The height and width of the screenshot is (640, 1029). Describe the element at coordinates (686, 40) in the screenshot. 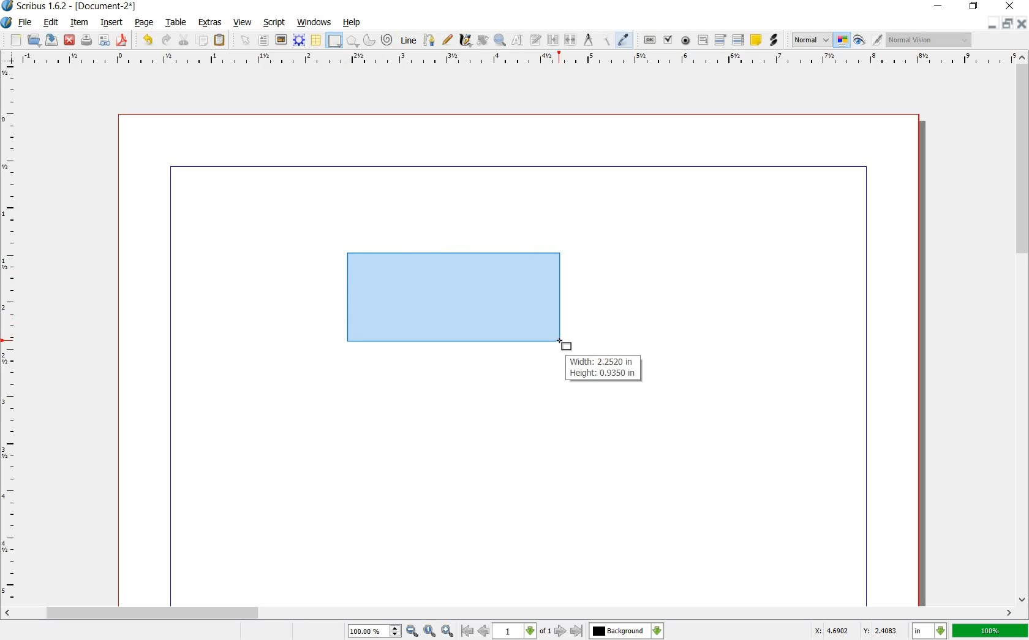

I see `PDF RADIO BUTTON` at that location.